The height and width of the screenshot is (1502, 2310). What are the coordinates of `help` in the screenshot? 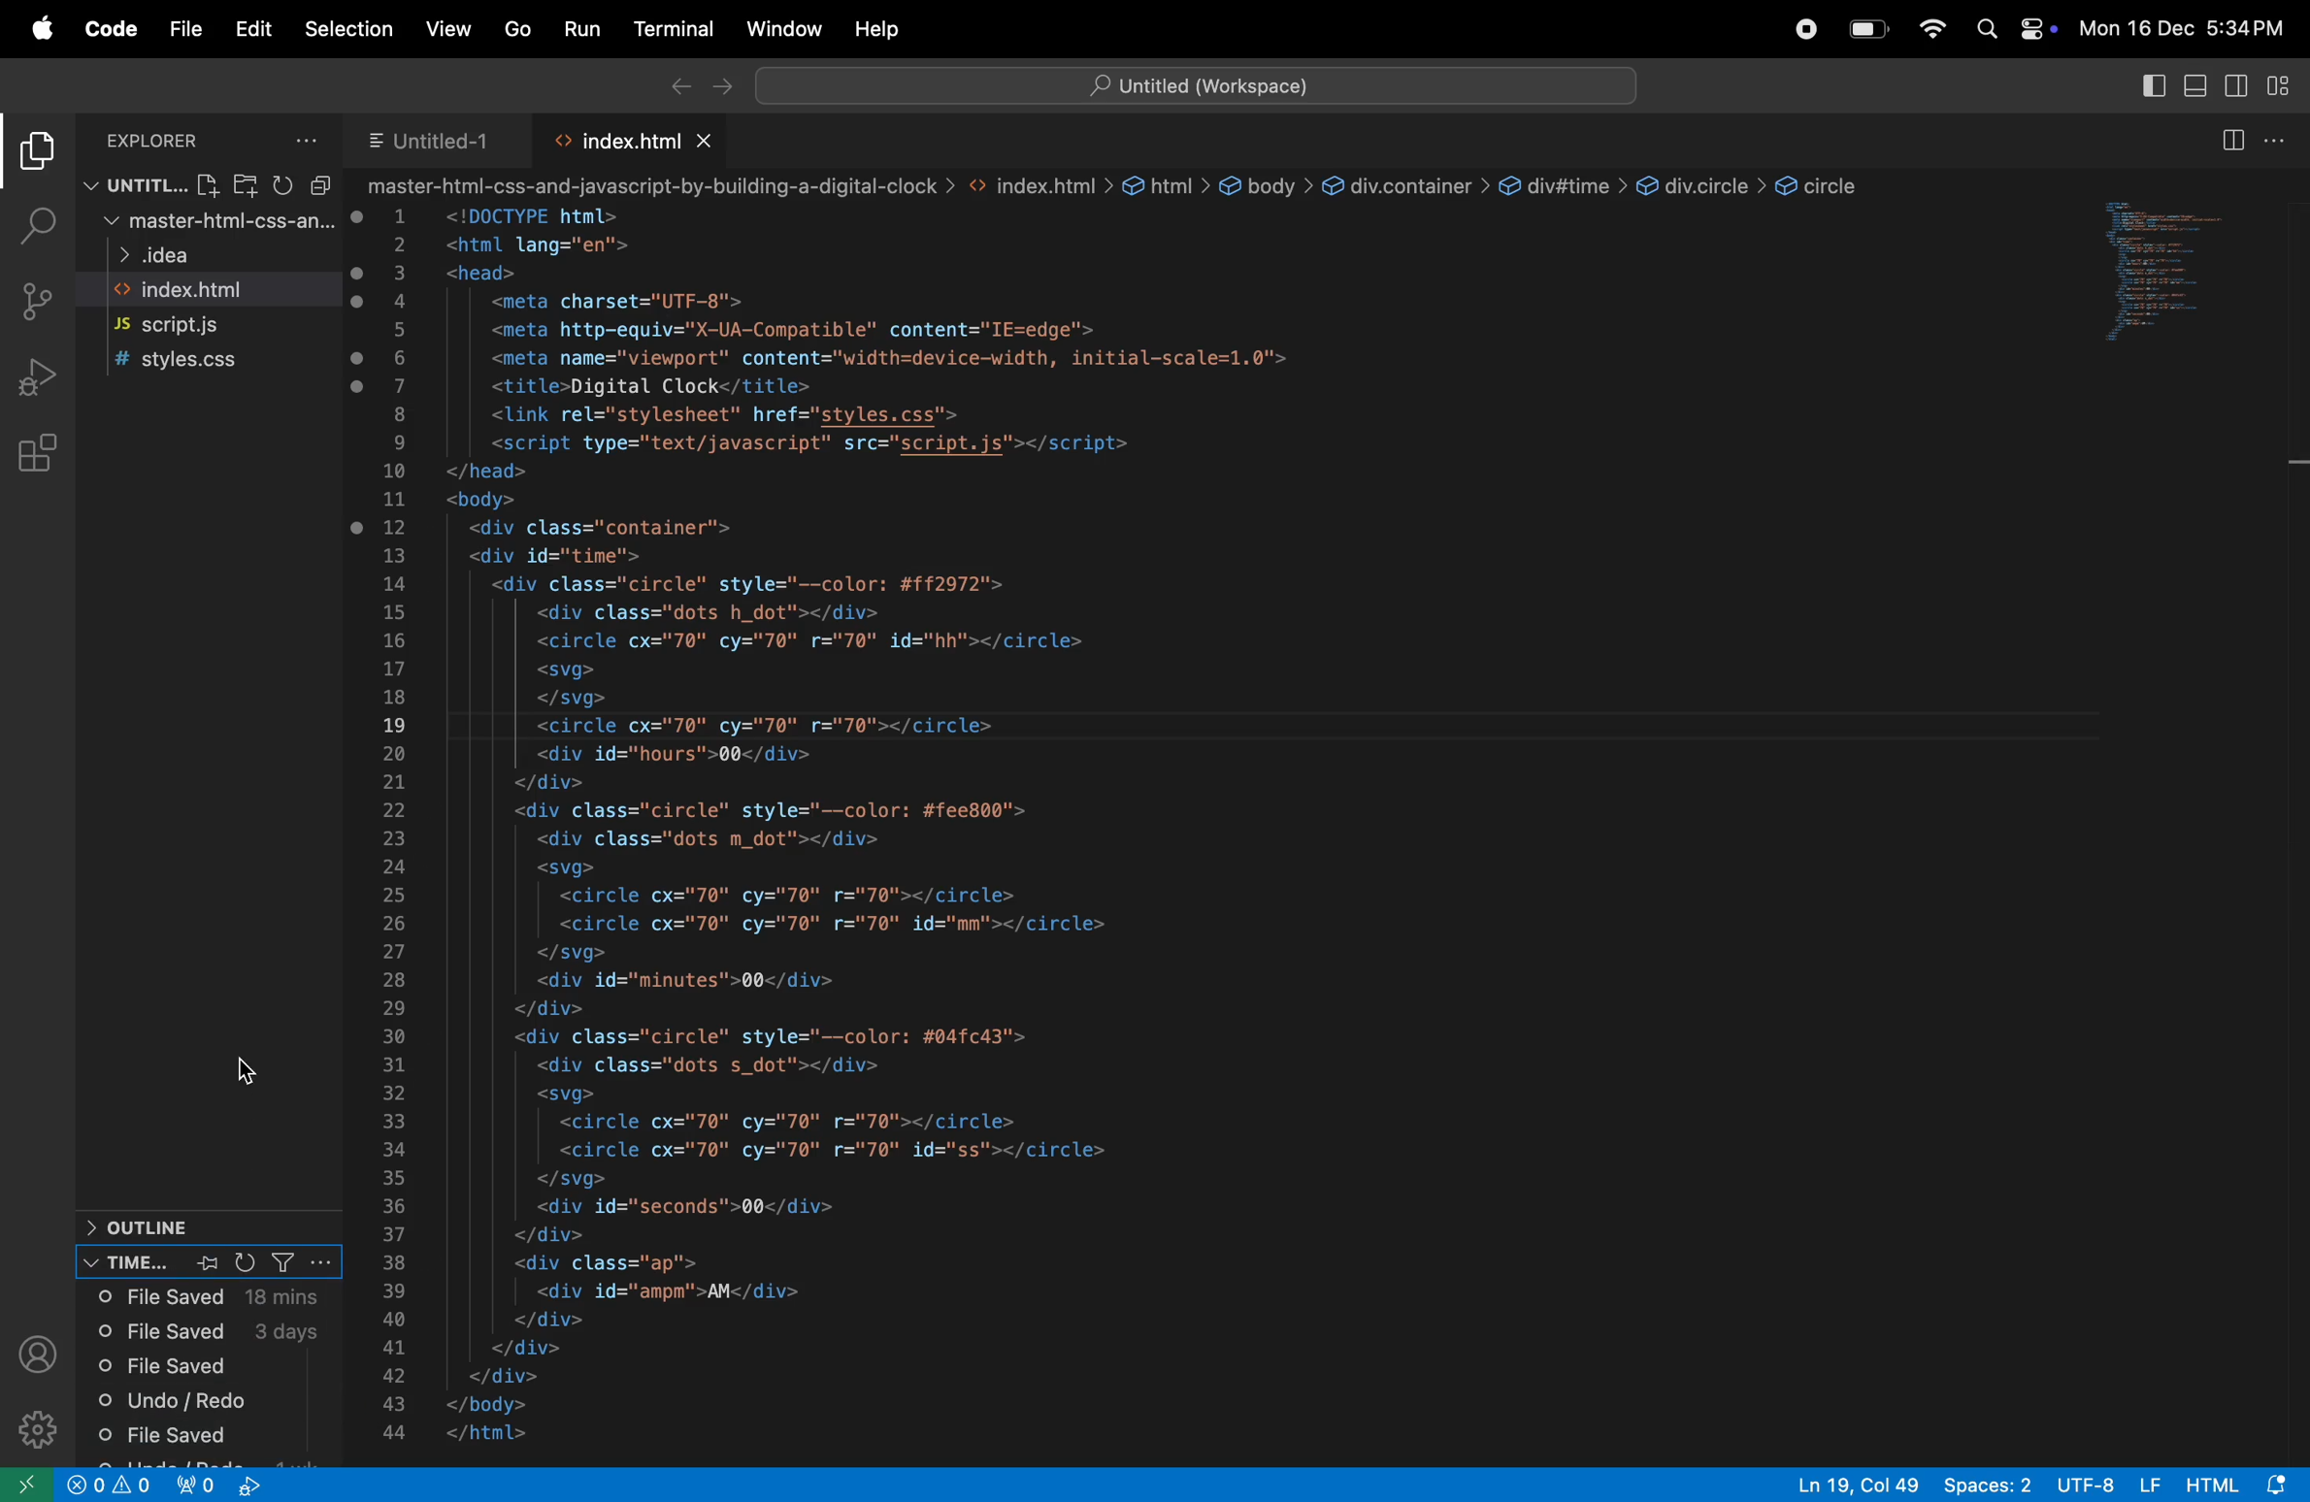 It's located at (881, 28).